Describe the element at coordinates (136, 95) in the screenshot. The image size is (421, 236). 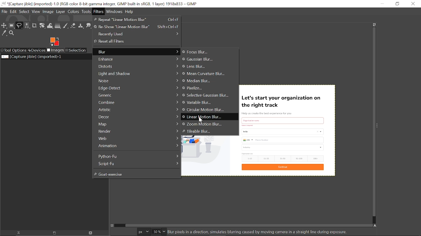
I see `Generic` at that location.